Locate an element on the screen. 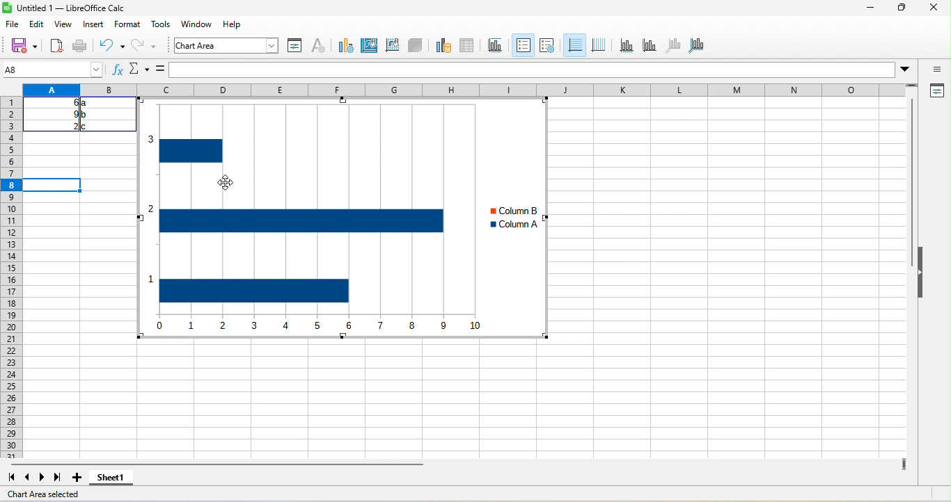 Image resolution: width=951 pixels, height=502 pixels. z axis is located at coordinates (671, 46).